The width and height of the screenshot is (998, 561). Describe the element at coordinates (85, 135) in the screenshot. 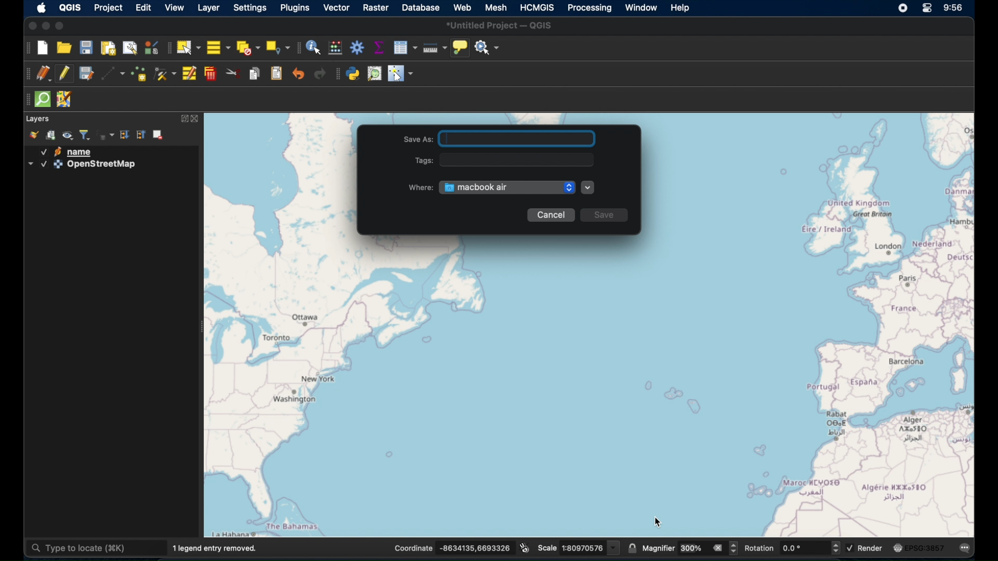

I see `filter layer` at that location.